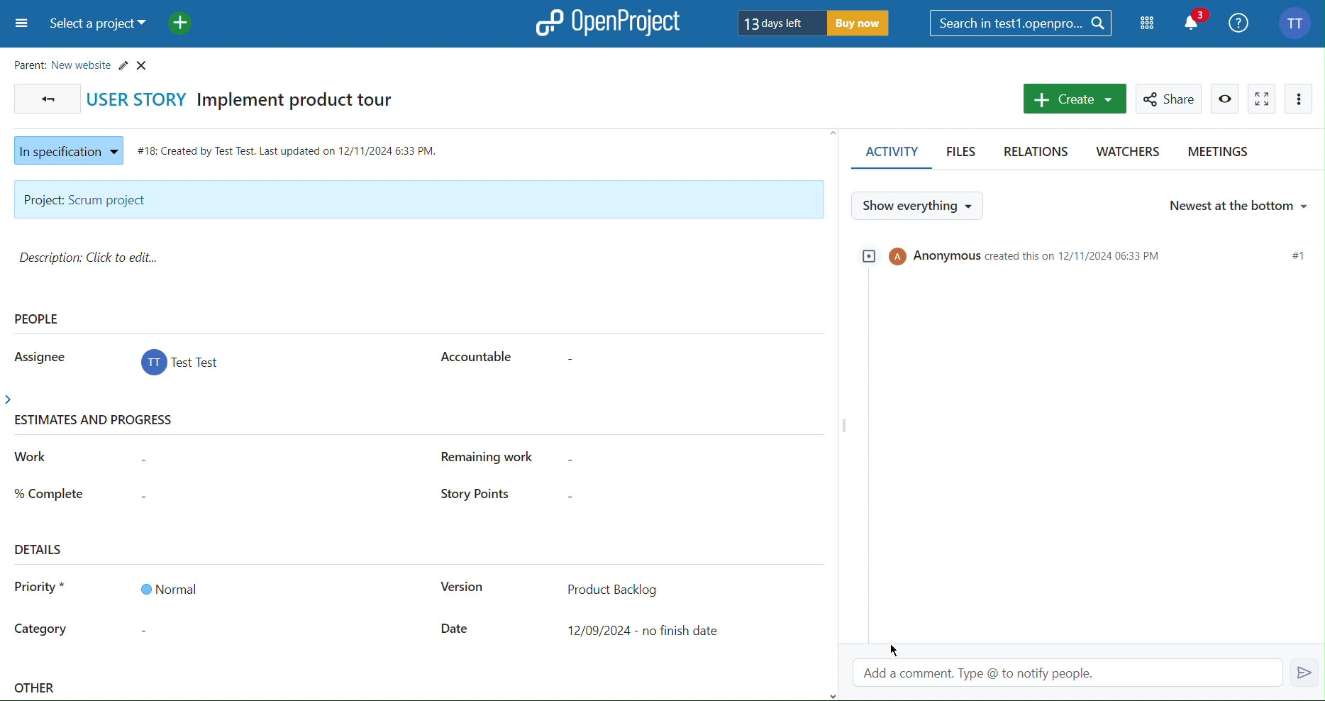  I want to click on Menu, so click(19, 25).